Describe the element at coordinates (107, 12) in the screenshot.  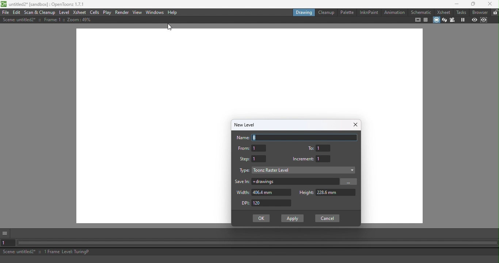
I see `Play` at that location.